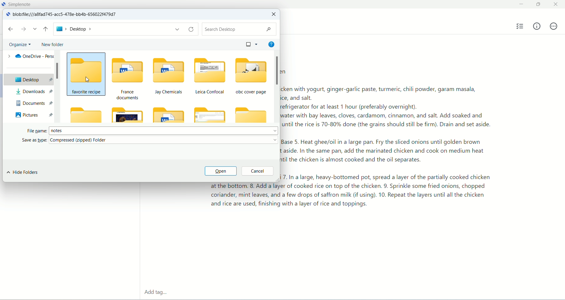 This screenshot has width=565, height=300. Describe the element at coordinates (10, 29) in the screenshot. I see `back` at that location.